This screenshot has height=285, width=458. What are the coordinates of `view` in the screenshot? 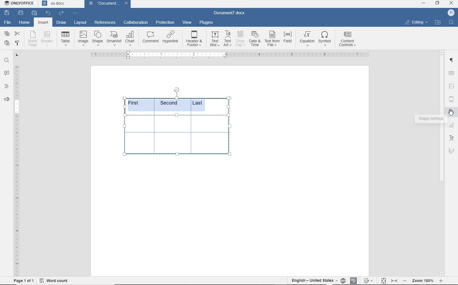 It's located at (187, 23).